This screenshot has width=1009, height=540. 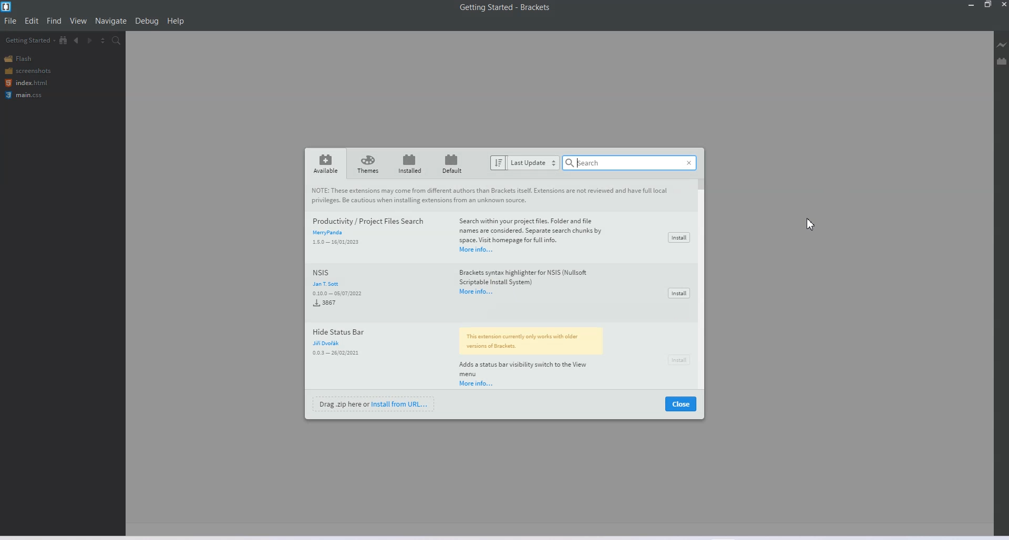 What do you see at coordinates (972, 5) in the screenshot?
I see `Minimize` at bounding box center [972, 5].